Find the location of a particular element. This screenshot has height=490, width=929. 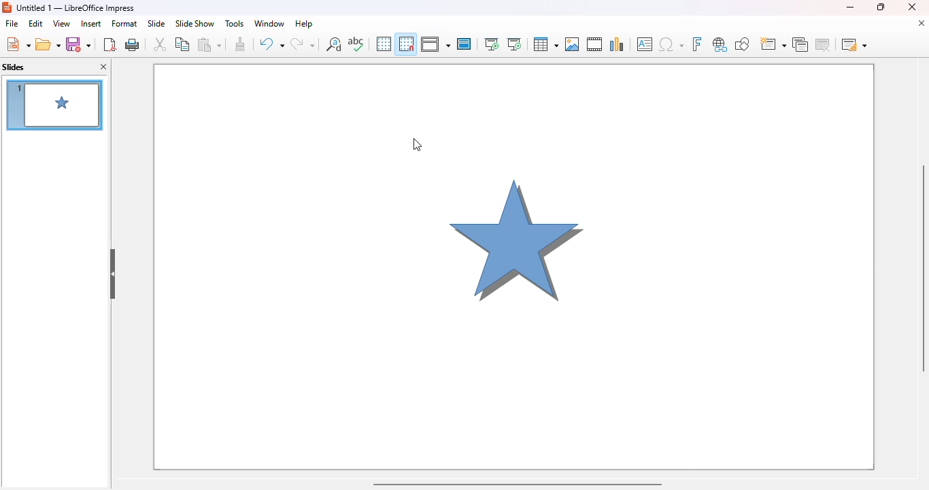

logo is located at coordinates (7, 7).